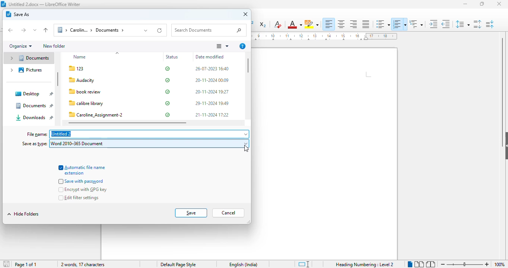 The image size is (508, 268). I want to click on up to "personal", so click(45, 30).